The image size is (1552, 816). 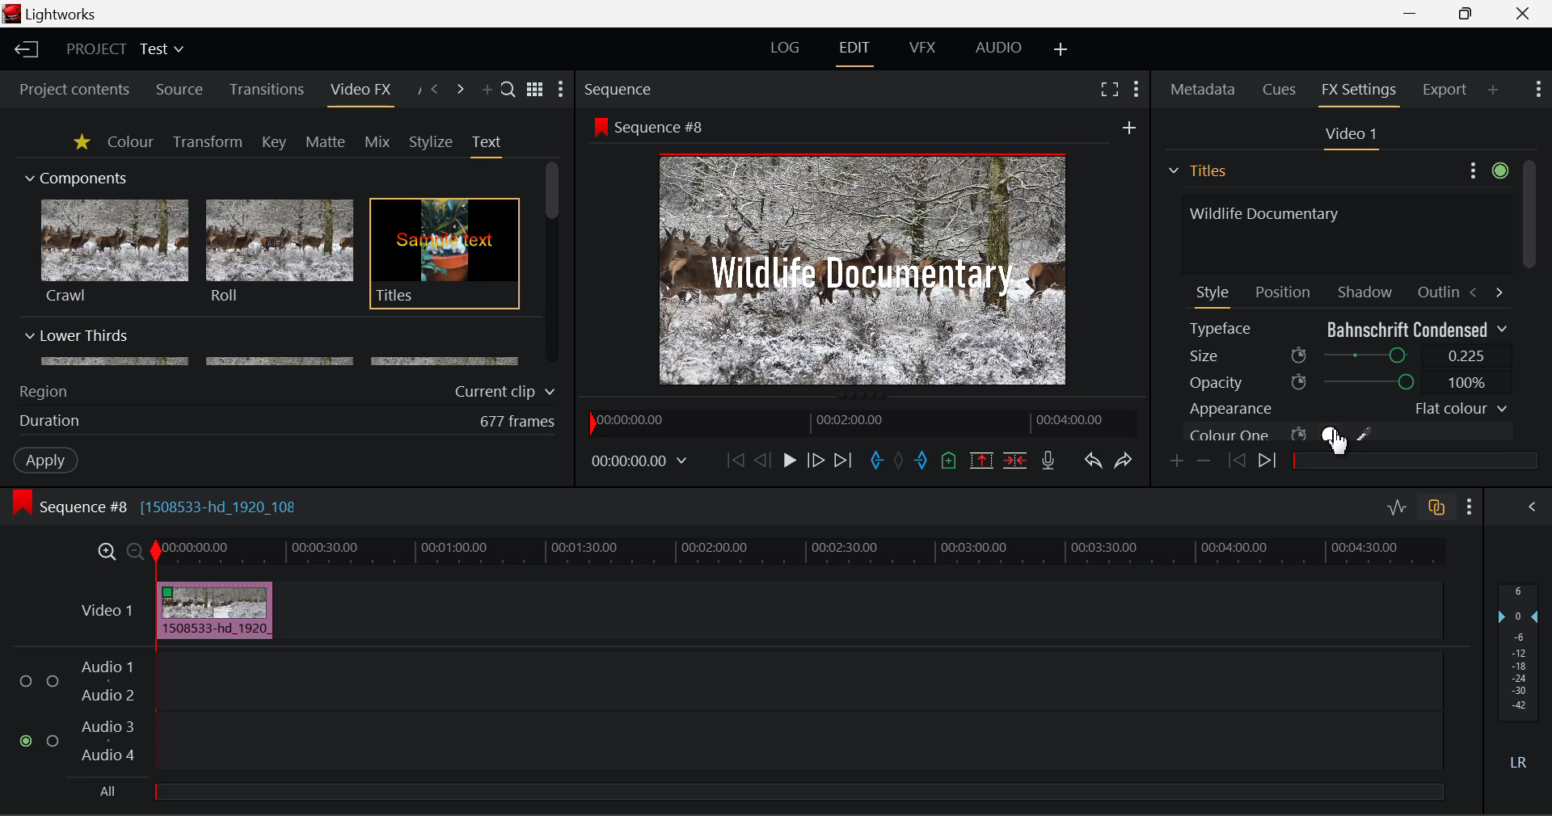 I want to click on Sequence #8 [1508533-hd_1920_108, so click(x=171, y=507).